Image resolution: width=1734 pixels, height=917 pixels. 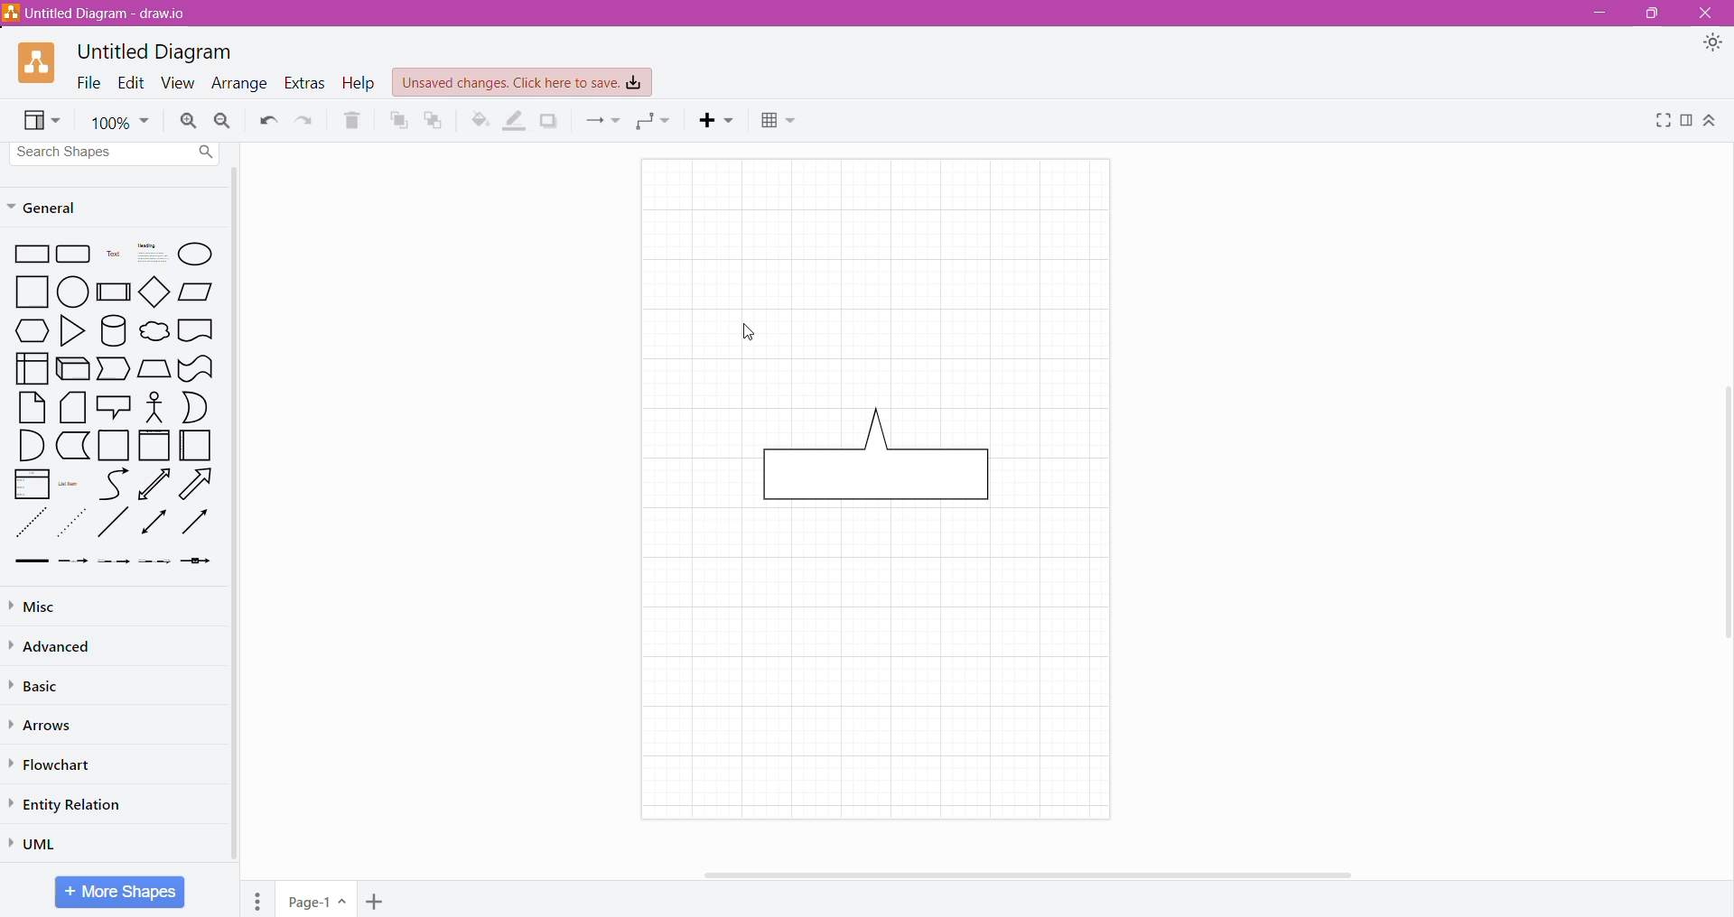 What do you see at coordinates (307, 120) in the screenshot?
I see `Redo` at bounding box center [307, 120].